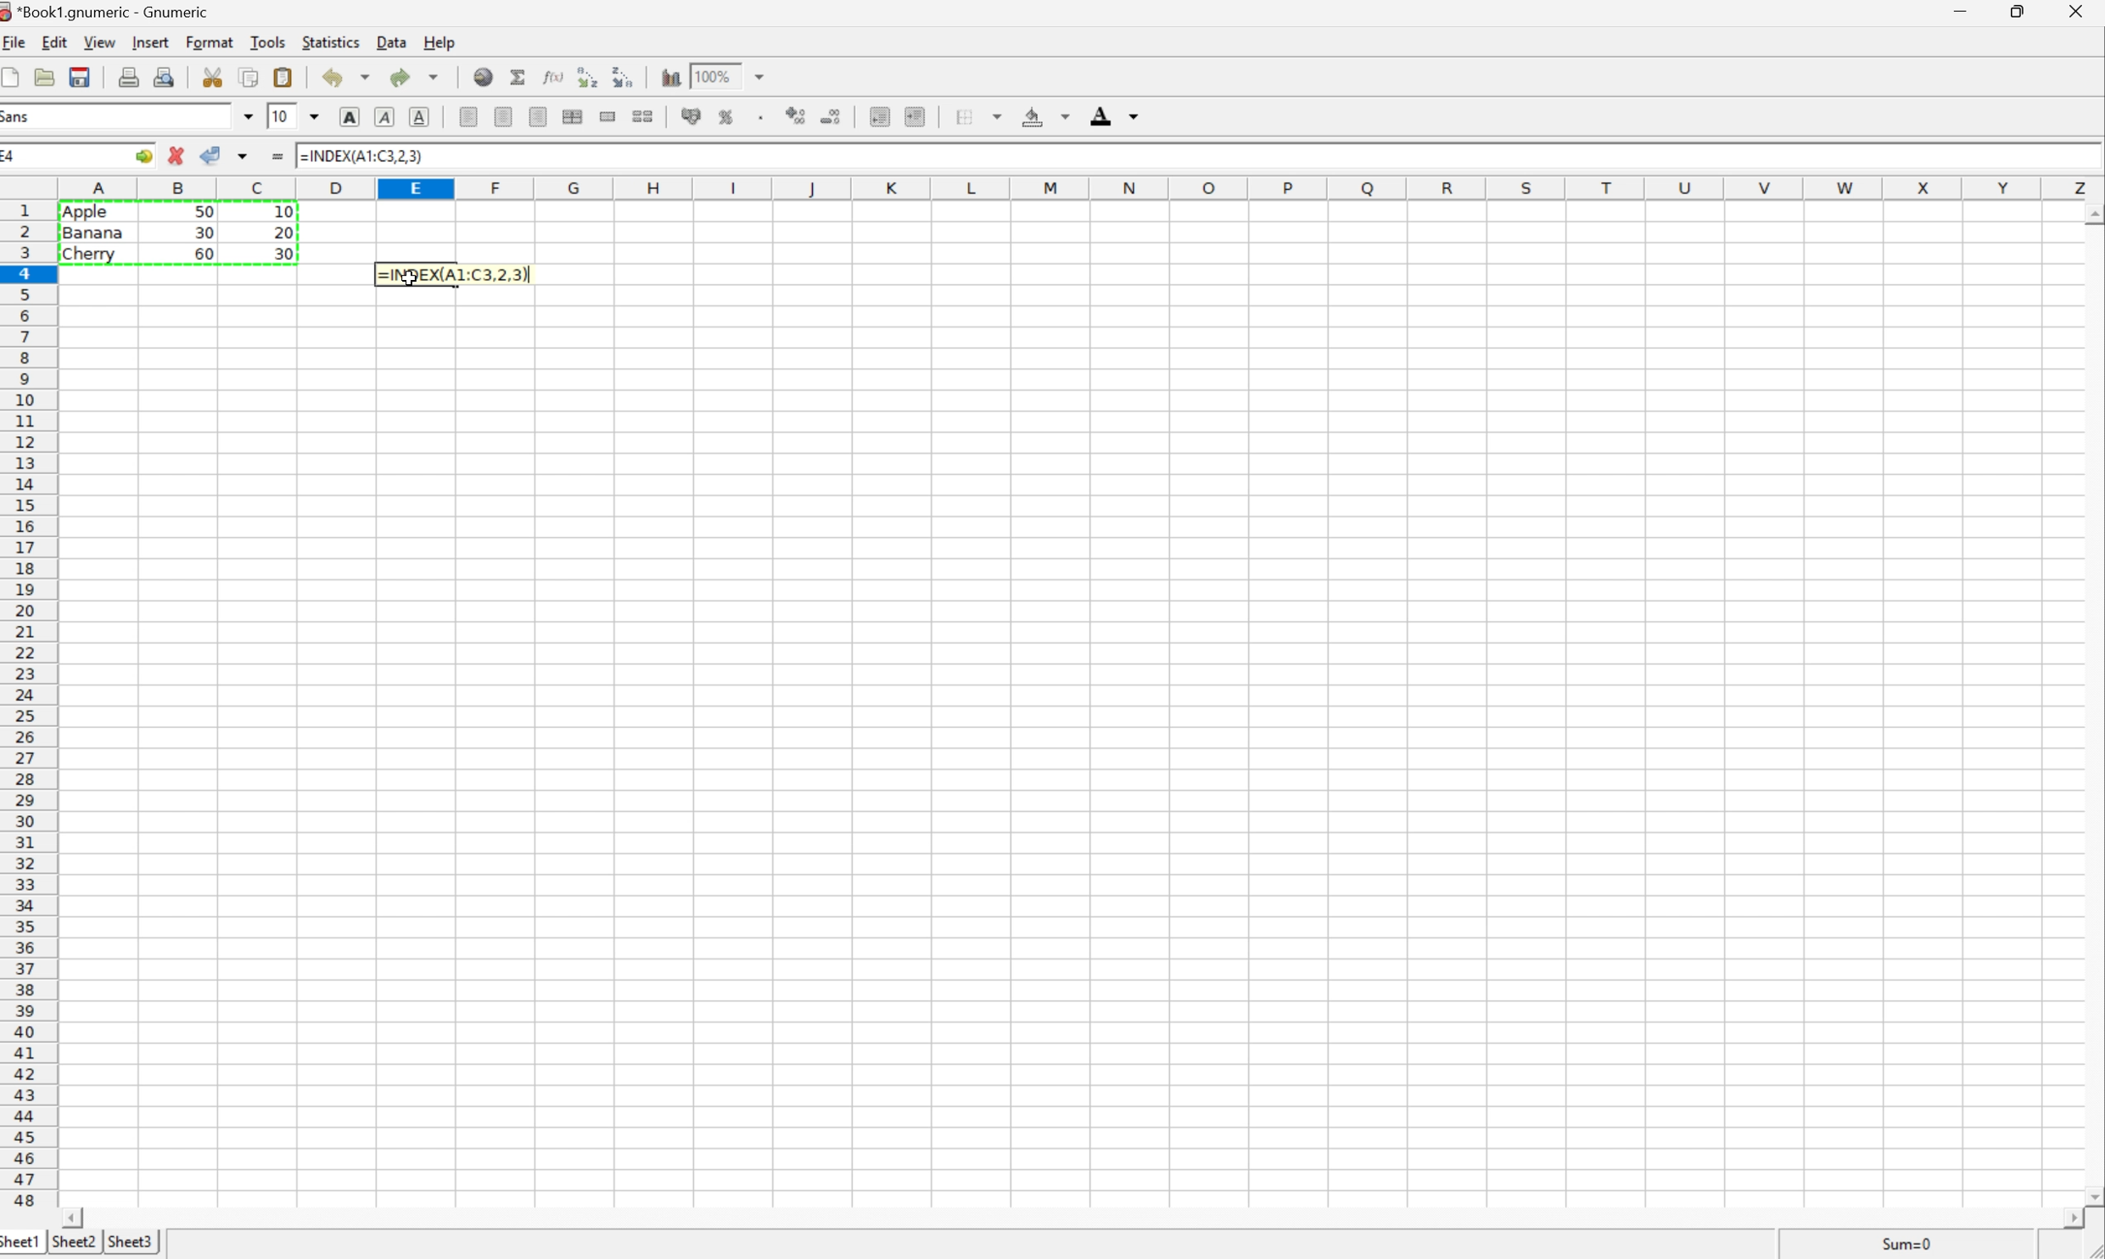  I want to click on edit, so click(54, 42).